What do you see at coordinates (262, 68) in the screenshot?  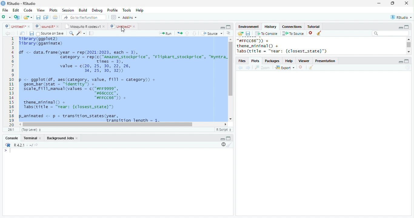 I see `Zoom` at bounding box center [262, 68].